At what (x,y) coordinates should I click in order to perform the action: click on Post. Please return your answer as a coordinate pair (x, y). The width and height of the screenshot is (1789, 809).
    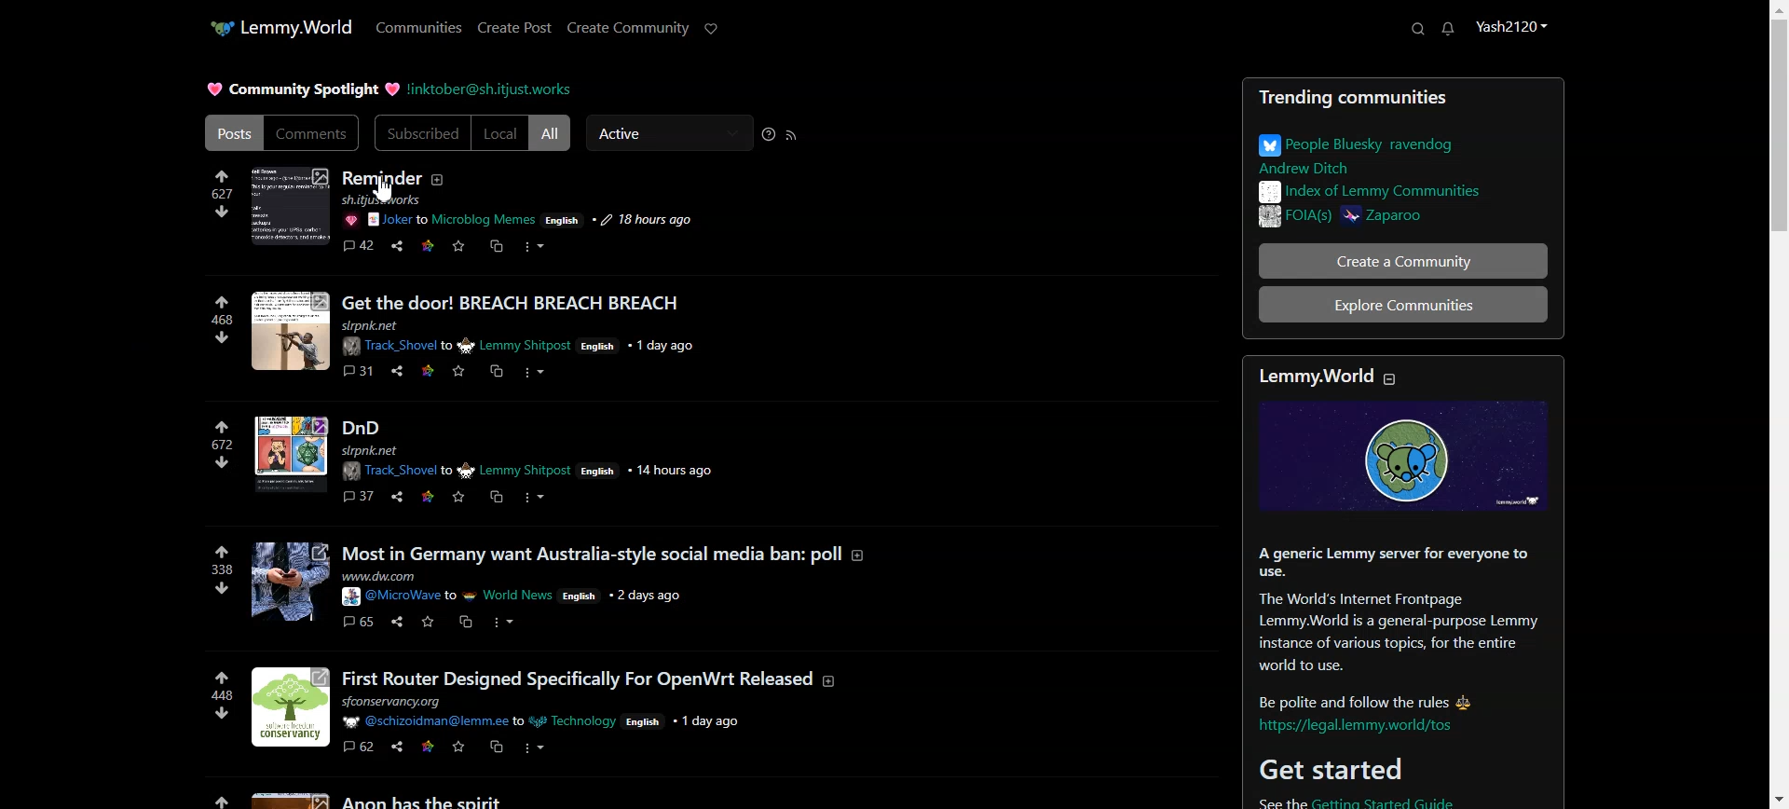
    Looking at the image, I should click on (699, 544).